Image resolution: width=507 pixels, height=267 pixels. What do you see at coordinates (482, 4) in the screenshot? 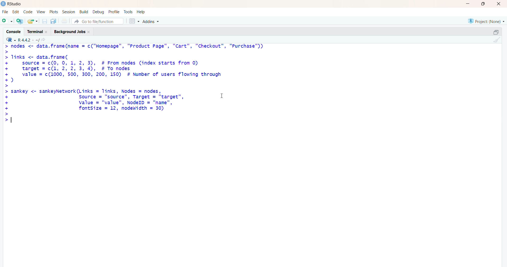
I see `maximize` at bounding box center [482, 4].